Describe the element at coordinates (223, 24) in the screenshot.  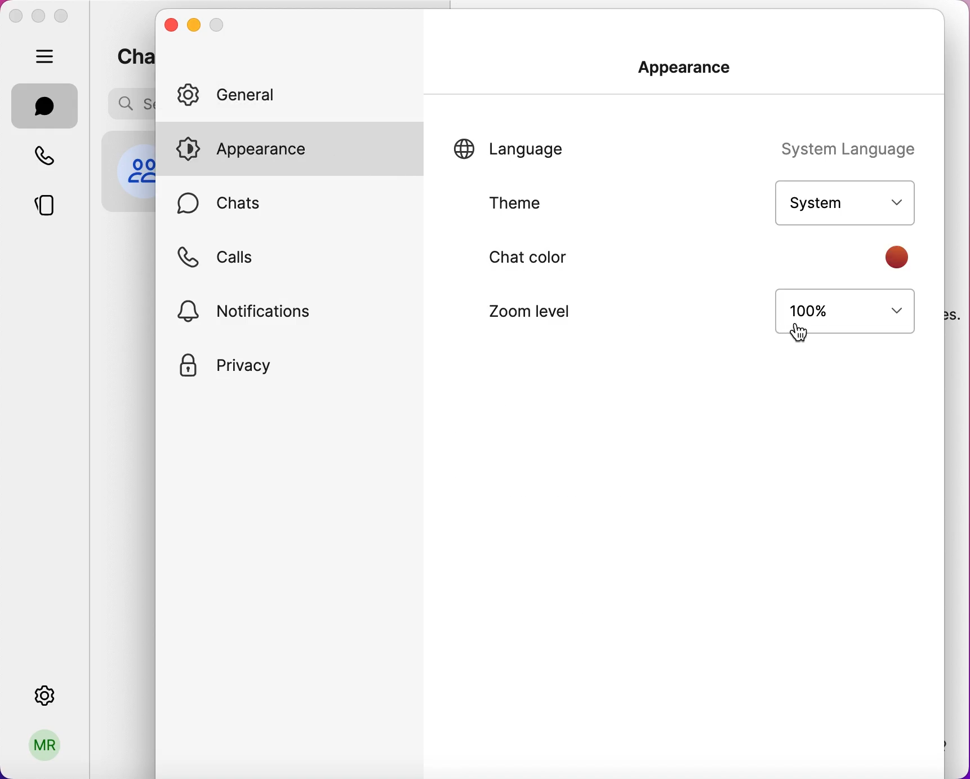
I see `maximize` at that location.